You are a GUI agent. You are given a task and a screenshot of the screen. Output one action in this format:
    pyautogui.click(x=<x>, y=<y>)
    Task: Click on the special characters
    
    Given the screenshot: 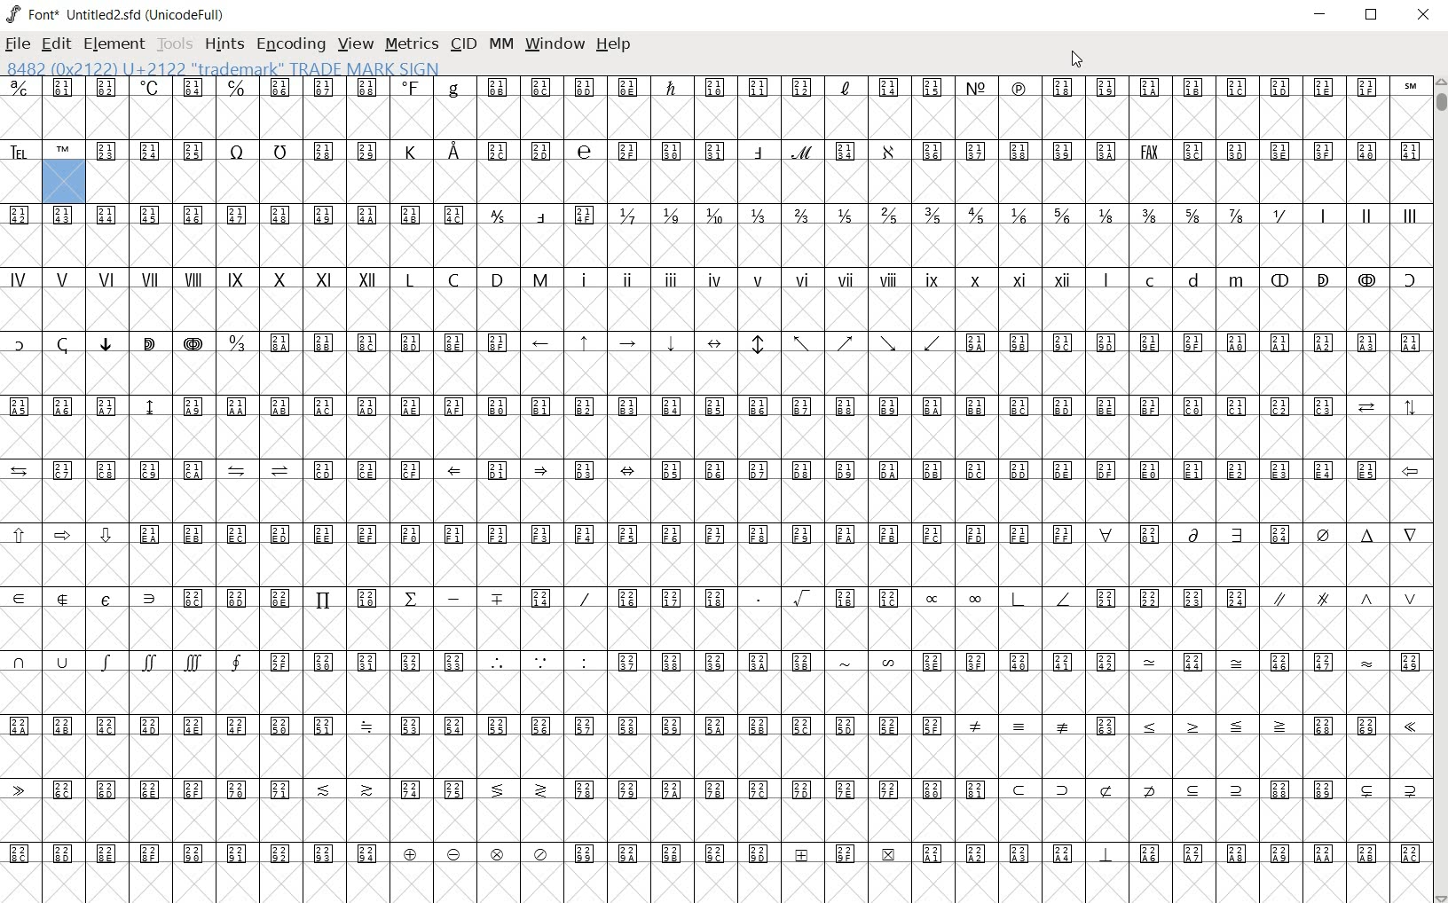 What is the action you would take?
    pyautogui.click(x=128, y=363)
    